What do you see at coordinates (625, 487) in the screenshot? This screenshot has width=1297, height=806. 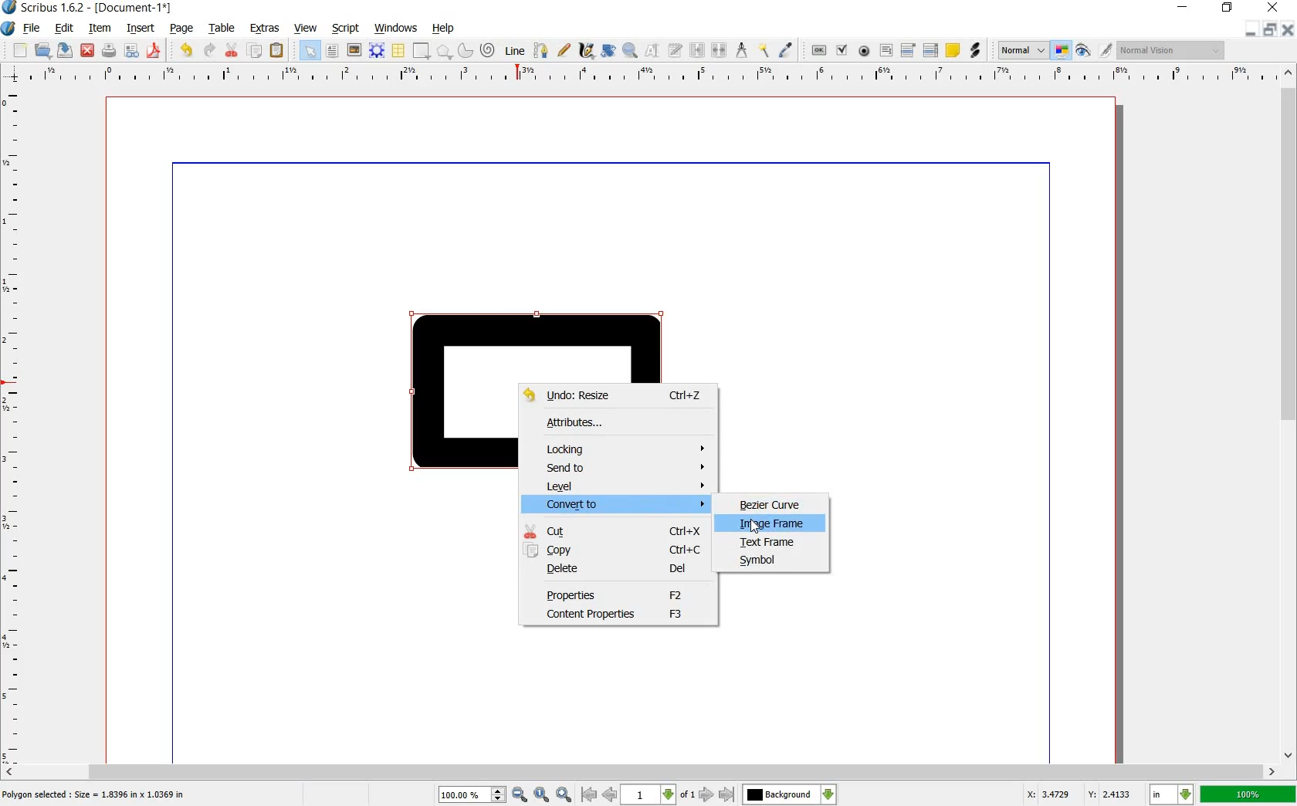 I see `LEVEL` at bounding box center [625, 487].